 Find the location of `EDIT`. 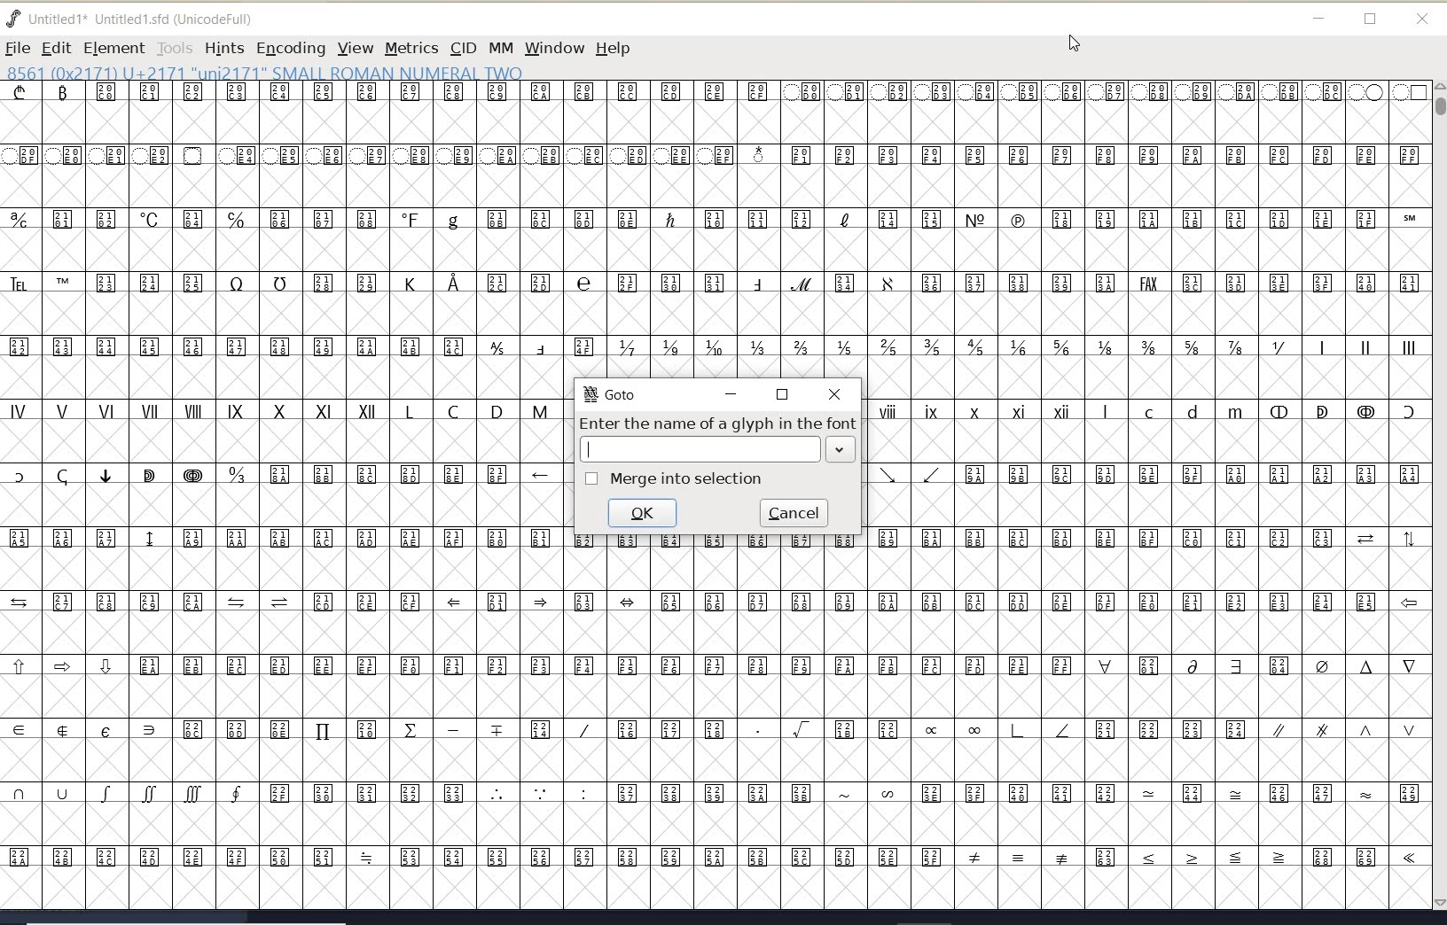

EDIT is located at coordinates (56, 48).